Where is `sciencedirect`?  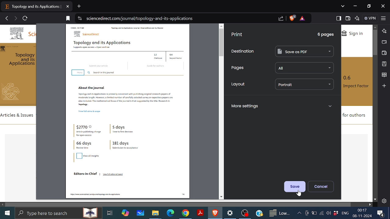
sciencedirect is located at coordinates (87, 31).